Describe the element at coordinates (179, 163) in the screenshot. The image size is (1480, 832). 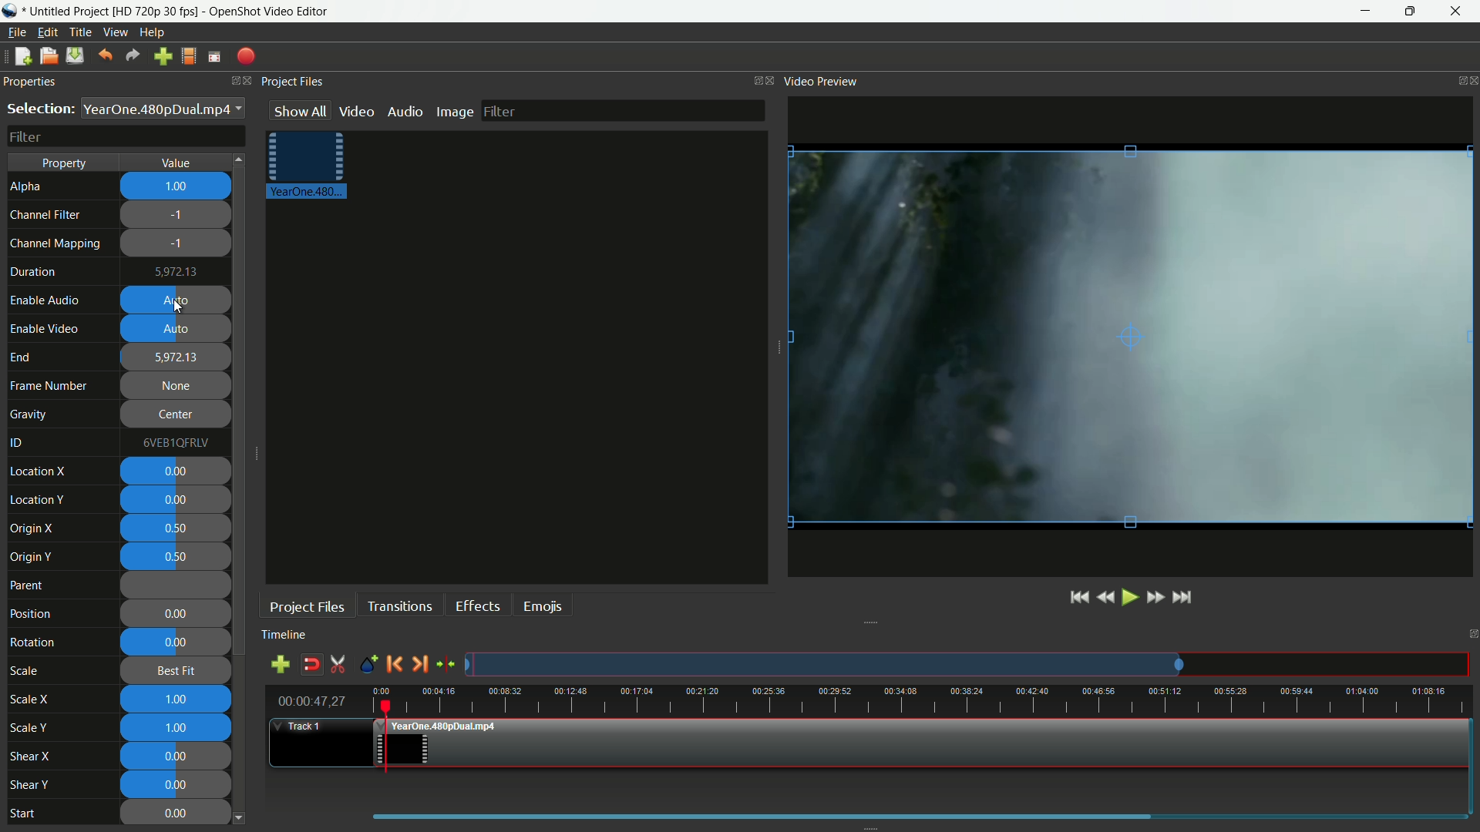
I see `value` at that location.